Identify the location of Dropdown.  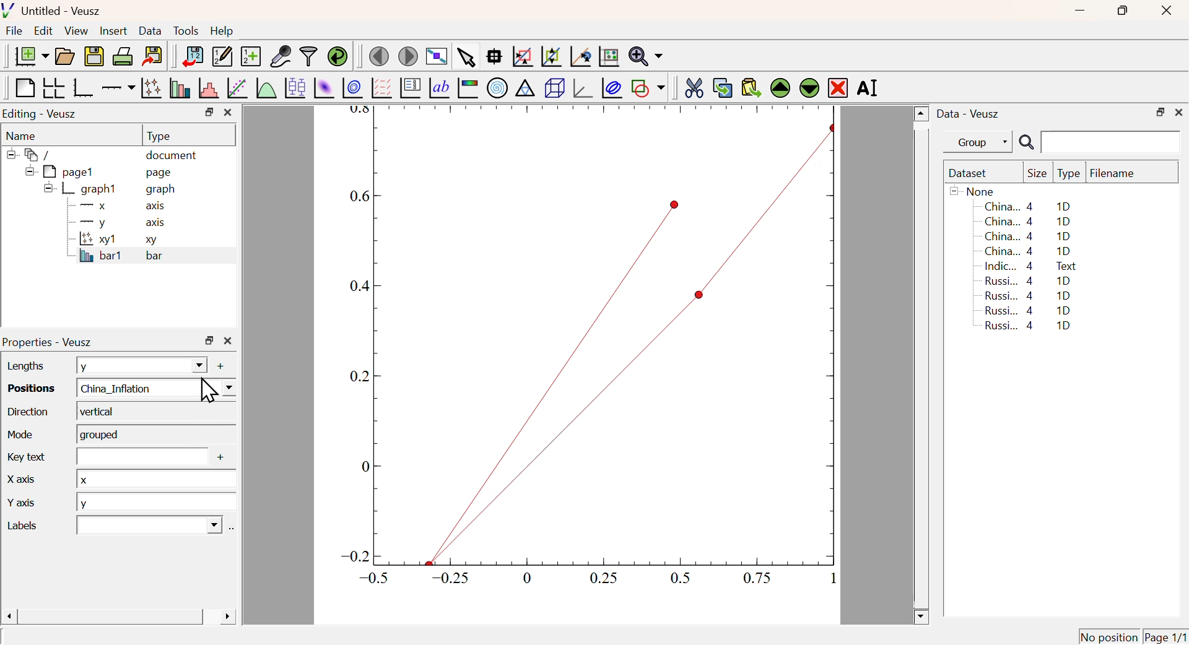
(142, 525).